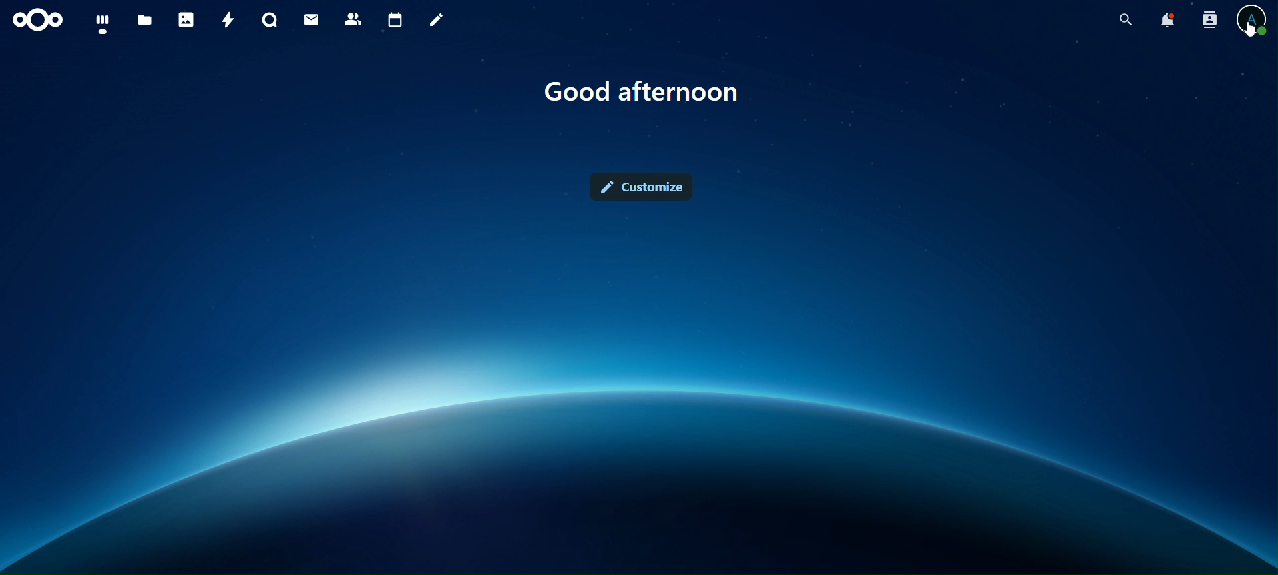 The width and height of the screenshot is (1278, 575). What do you see at coordinates (312, 20) in the screenshot?
I see `mail` at bounding box center [312, 20].